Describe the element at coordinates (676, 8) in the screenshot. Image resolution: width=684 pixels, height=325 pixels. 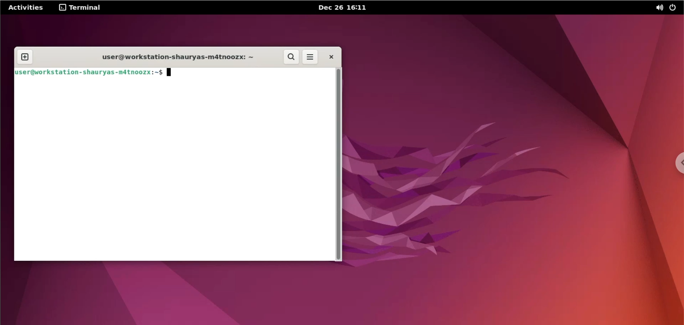
I see `power options` at that location.